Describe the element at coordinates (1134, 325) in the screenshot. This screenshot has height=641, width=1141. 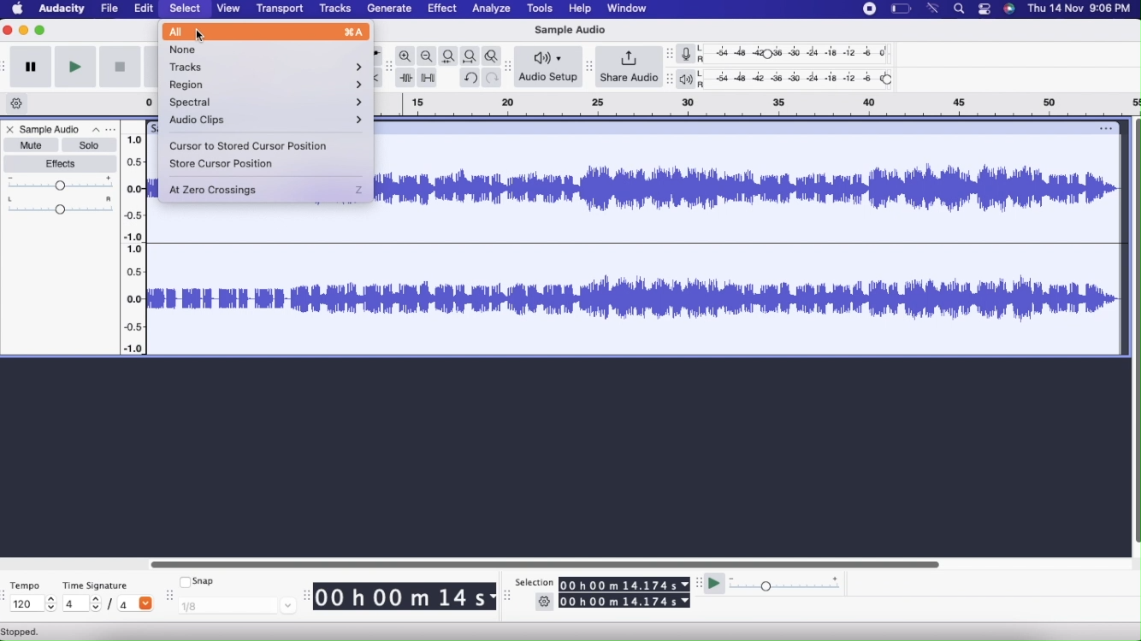
I see `Vertical scroll bar` at that location.